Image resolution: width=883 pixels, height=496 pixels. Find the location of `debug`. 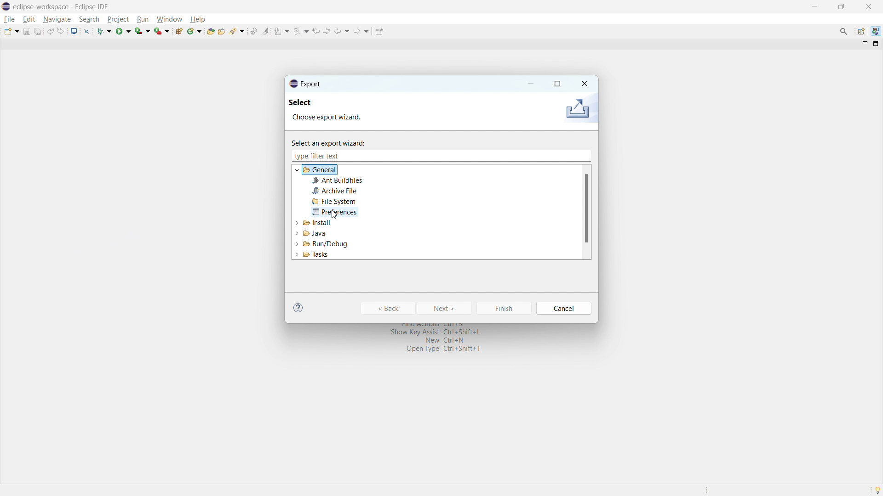

debug is located at coordinates (104, 31).